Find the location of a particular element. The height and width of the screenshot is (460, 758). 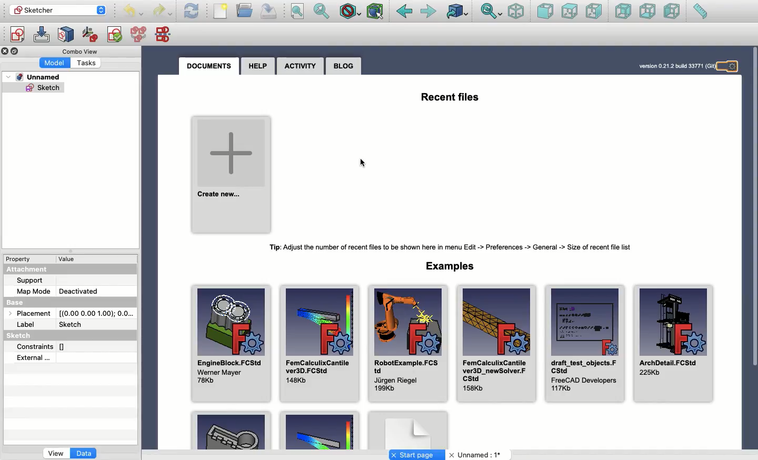

Help is located at coordinates (258, 65).